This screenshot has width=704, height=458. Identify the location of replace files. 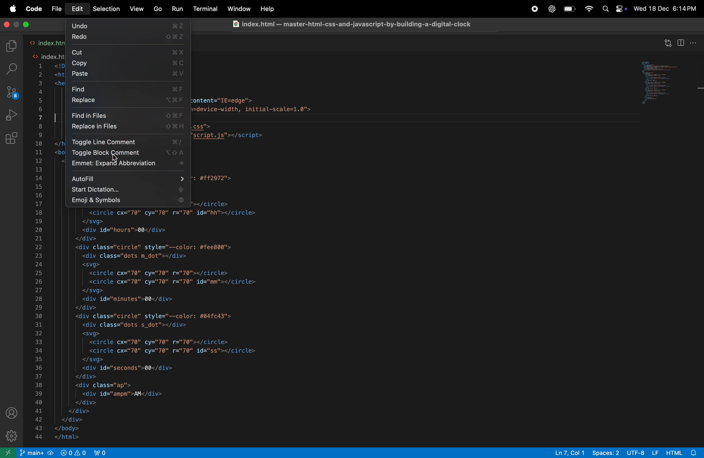
(128, 128).